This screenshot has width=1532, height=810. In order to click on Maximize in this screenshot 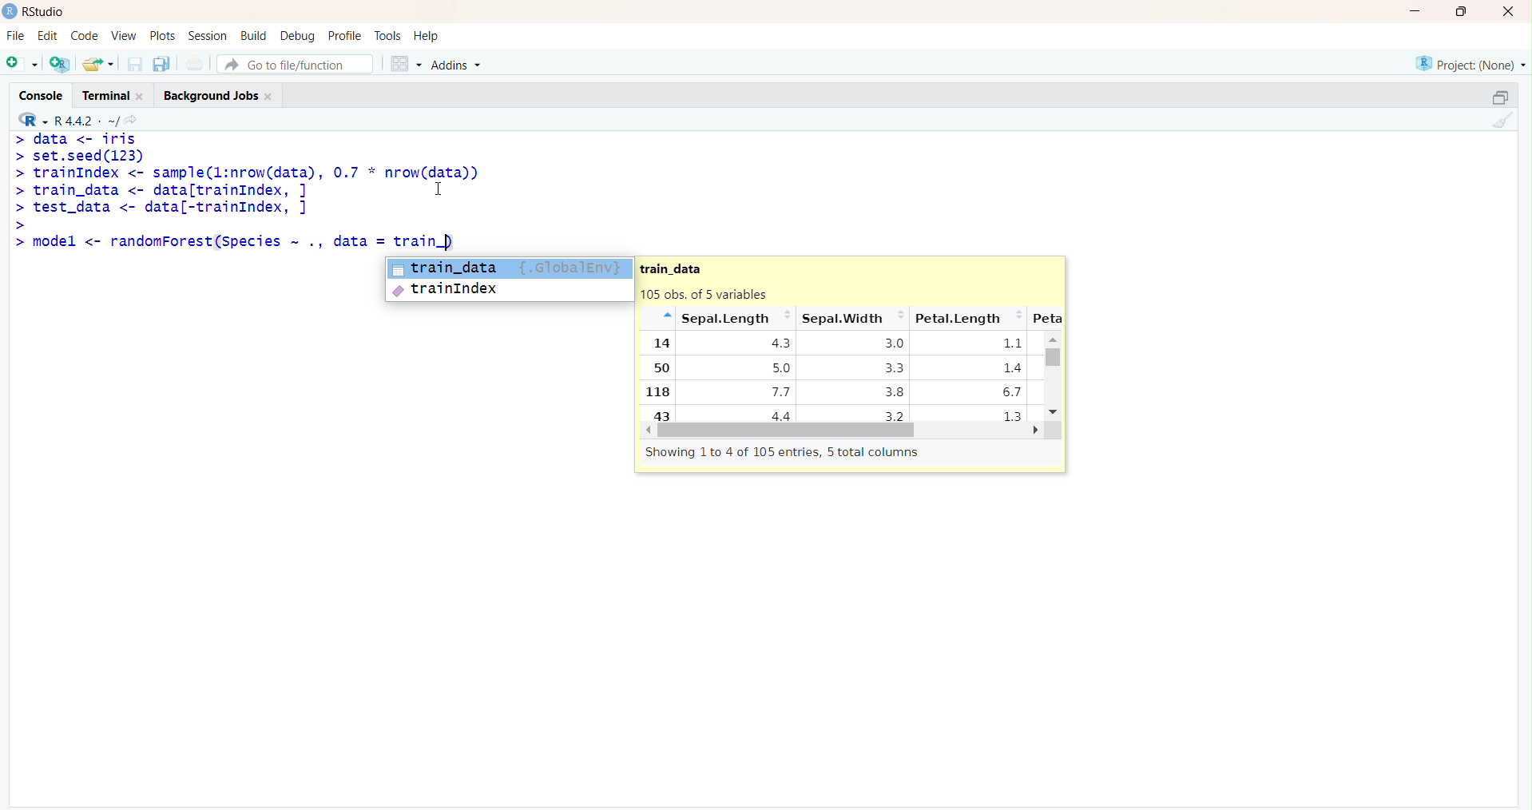, I will do `click(1460, 12)`.